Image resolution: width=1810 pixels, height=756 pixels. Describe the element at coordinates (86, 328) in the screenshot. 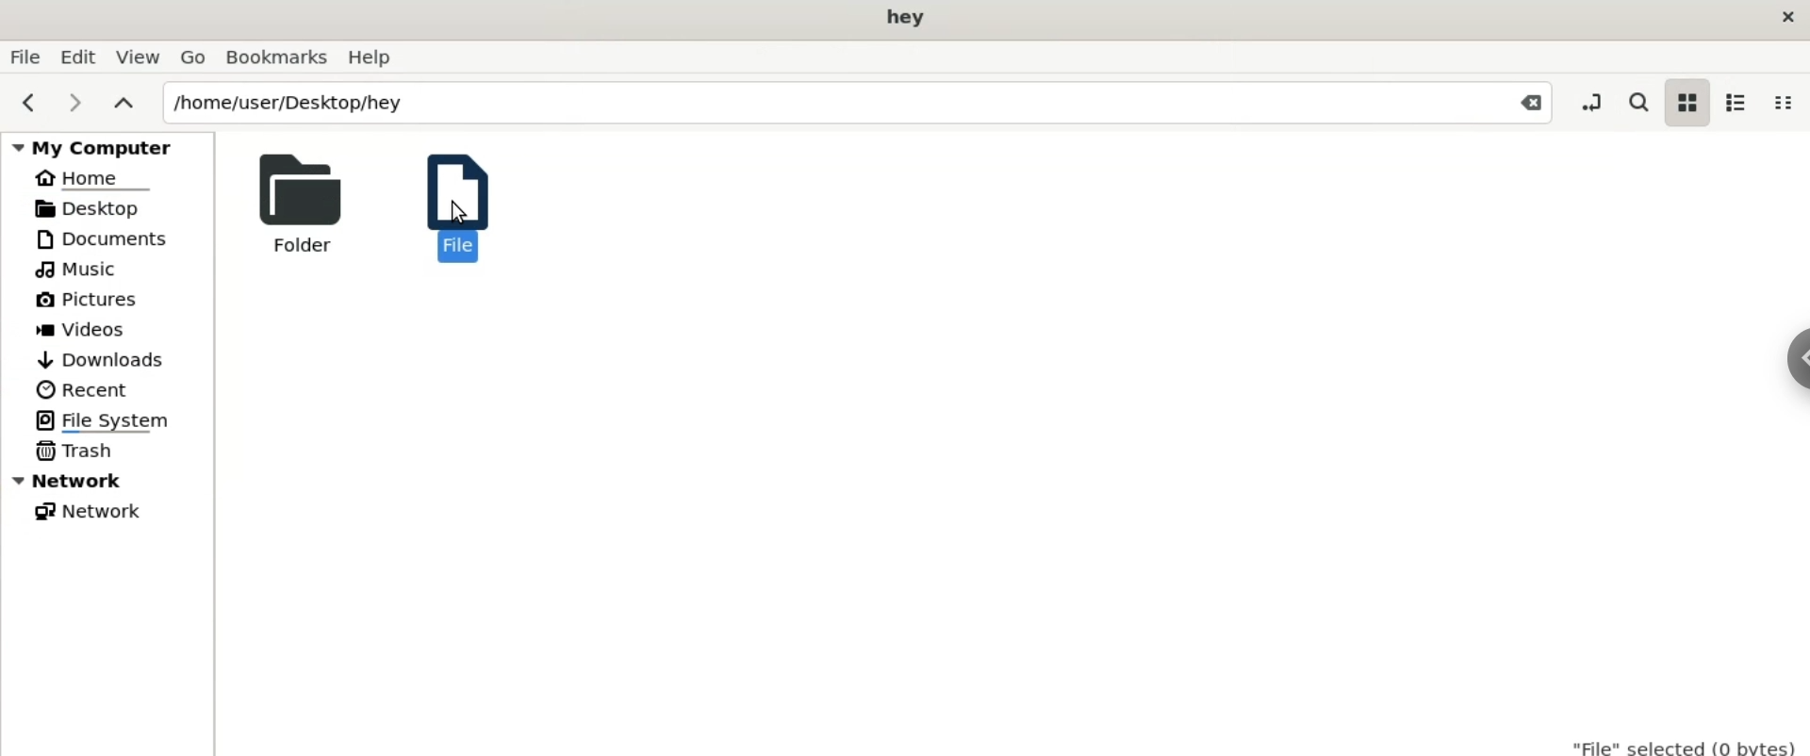

I see `videos` at that location.